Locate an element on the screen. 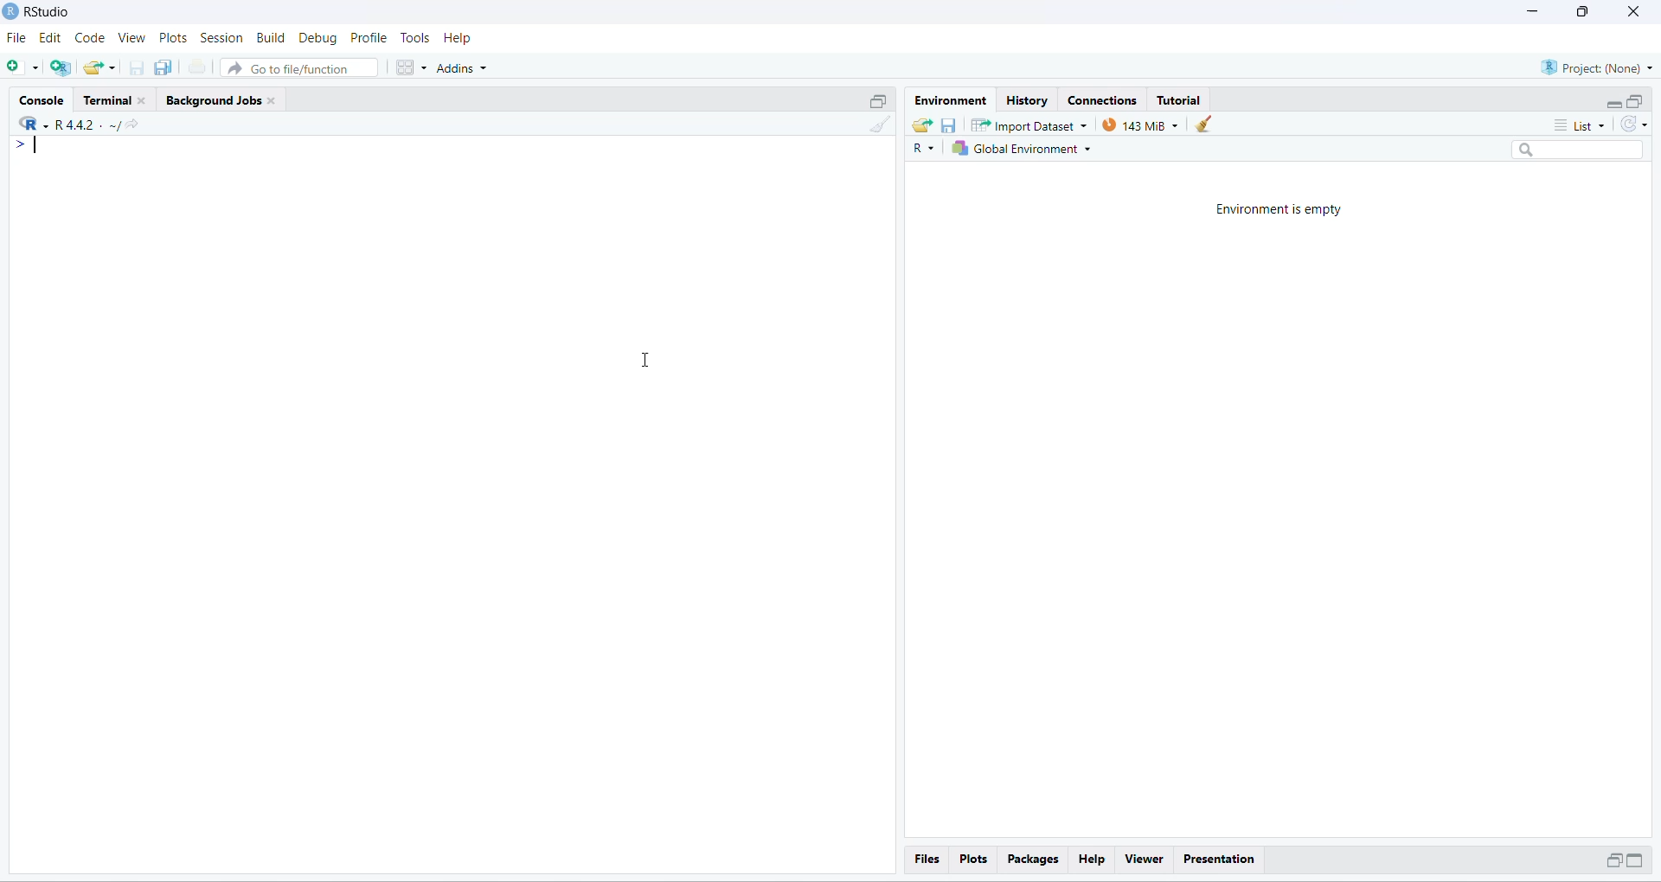 Image resolution: width=1661 pixels, height=882 pixels. RStudio is located at coordinates (49, 11).